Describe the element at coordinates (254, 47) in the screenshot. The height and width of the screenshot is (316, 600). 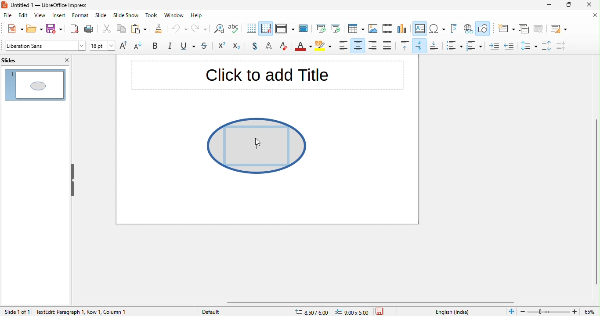
I see `toggle shadow` at that location.